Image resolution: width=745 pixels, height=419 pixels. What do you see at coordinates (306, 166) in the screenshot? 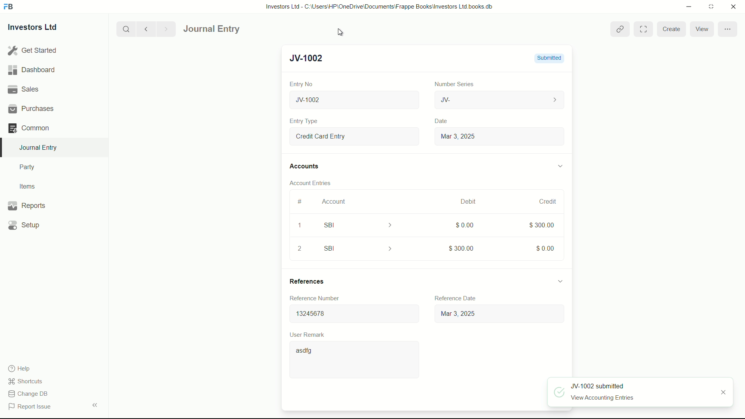
I see `Accounts` at bounding box center [306, 166].